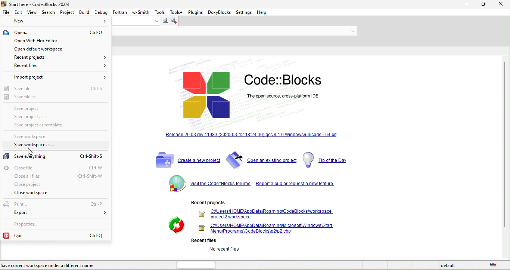  I want to click on close project, so click(31, 184).